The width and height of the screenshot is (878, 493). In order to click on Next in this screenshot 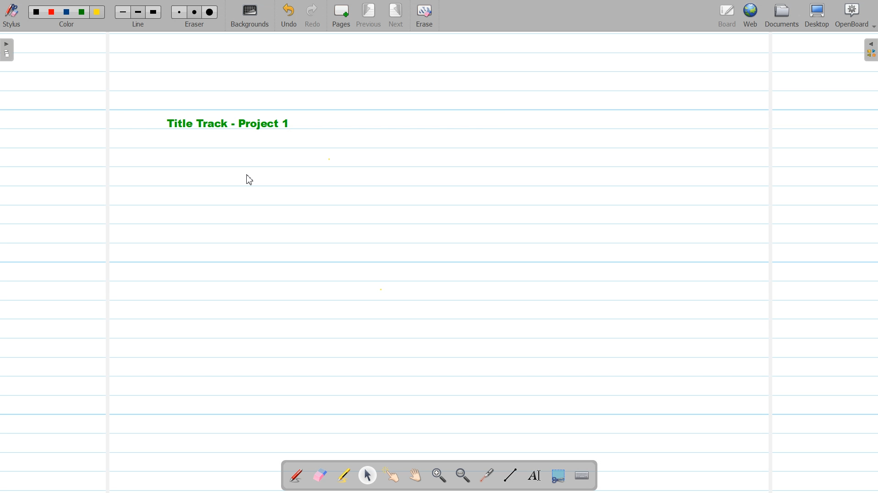, I will do `click(396, 16)`.